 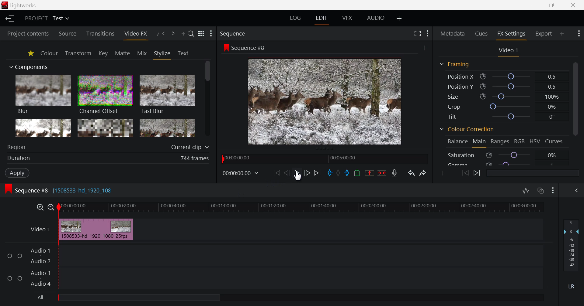 What do you see at coordinates (508, 51) in the screenshot?
I see `Video Settings` at bounding box center [508, 51].